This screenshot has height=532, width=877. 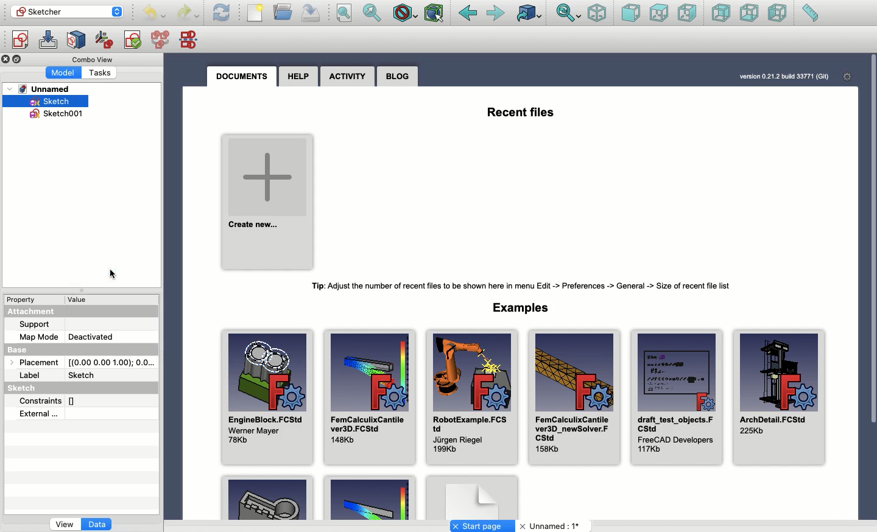 I want to click on Property, so click(x=23, y=299).